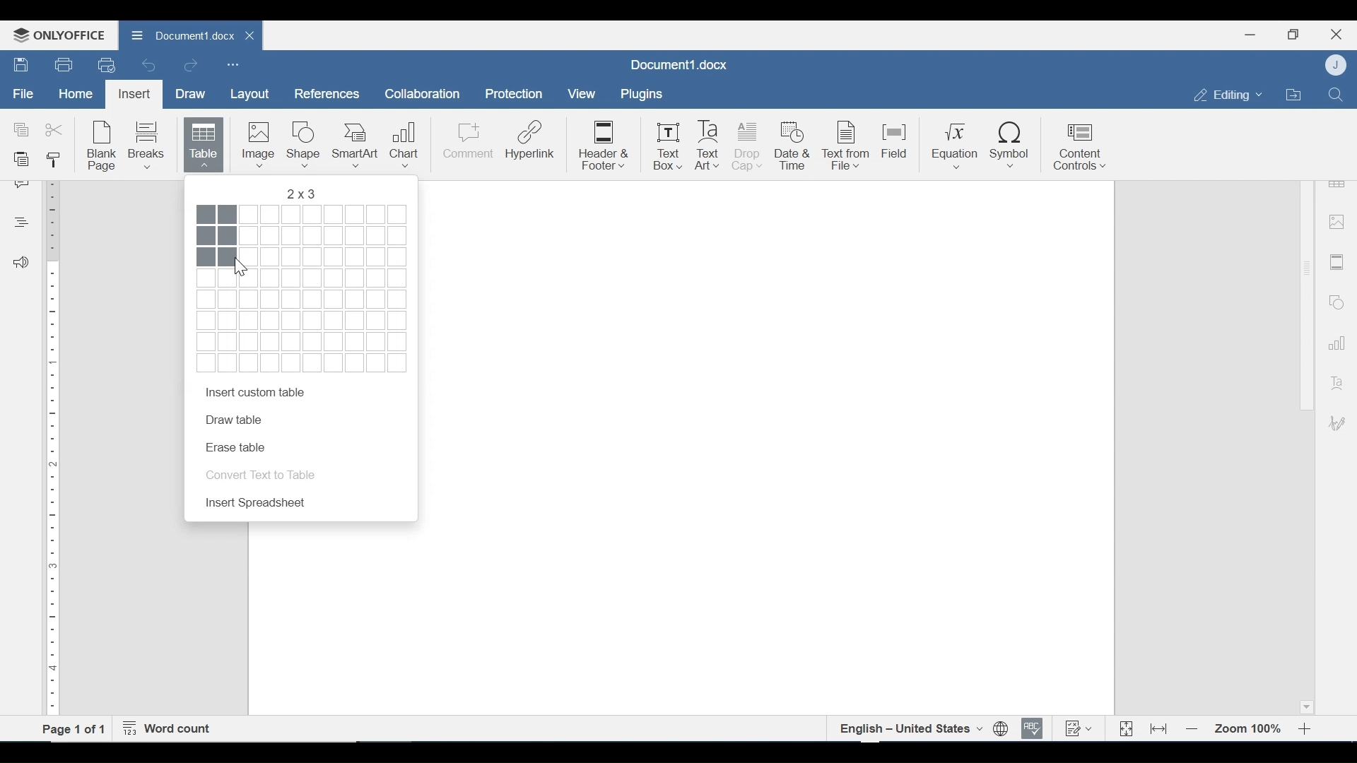  Describe the element at coordinates (1079, 148) in the screenshot. I see `Content Control` at that location.